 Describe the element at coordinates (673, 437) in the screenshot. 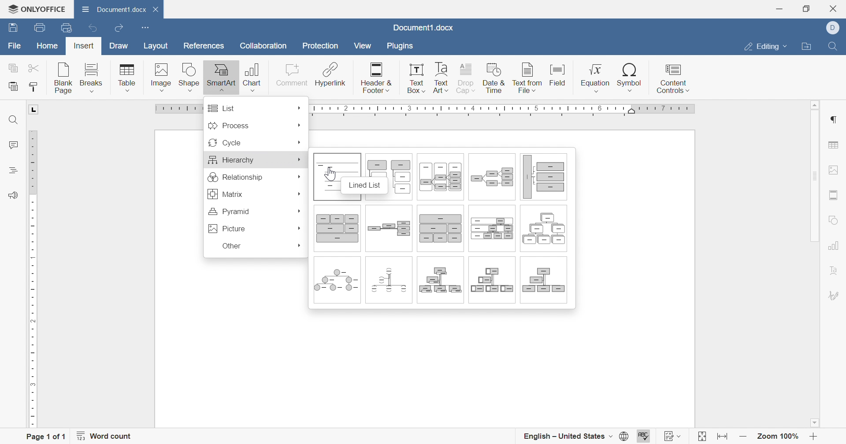

I see `Track changes` at that location.